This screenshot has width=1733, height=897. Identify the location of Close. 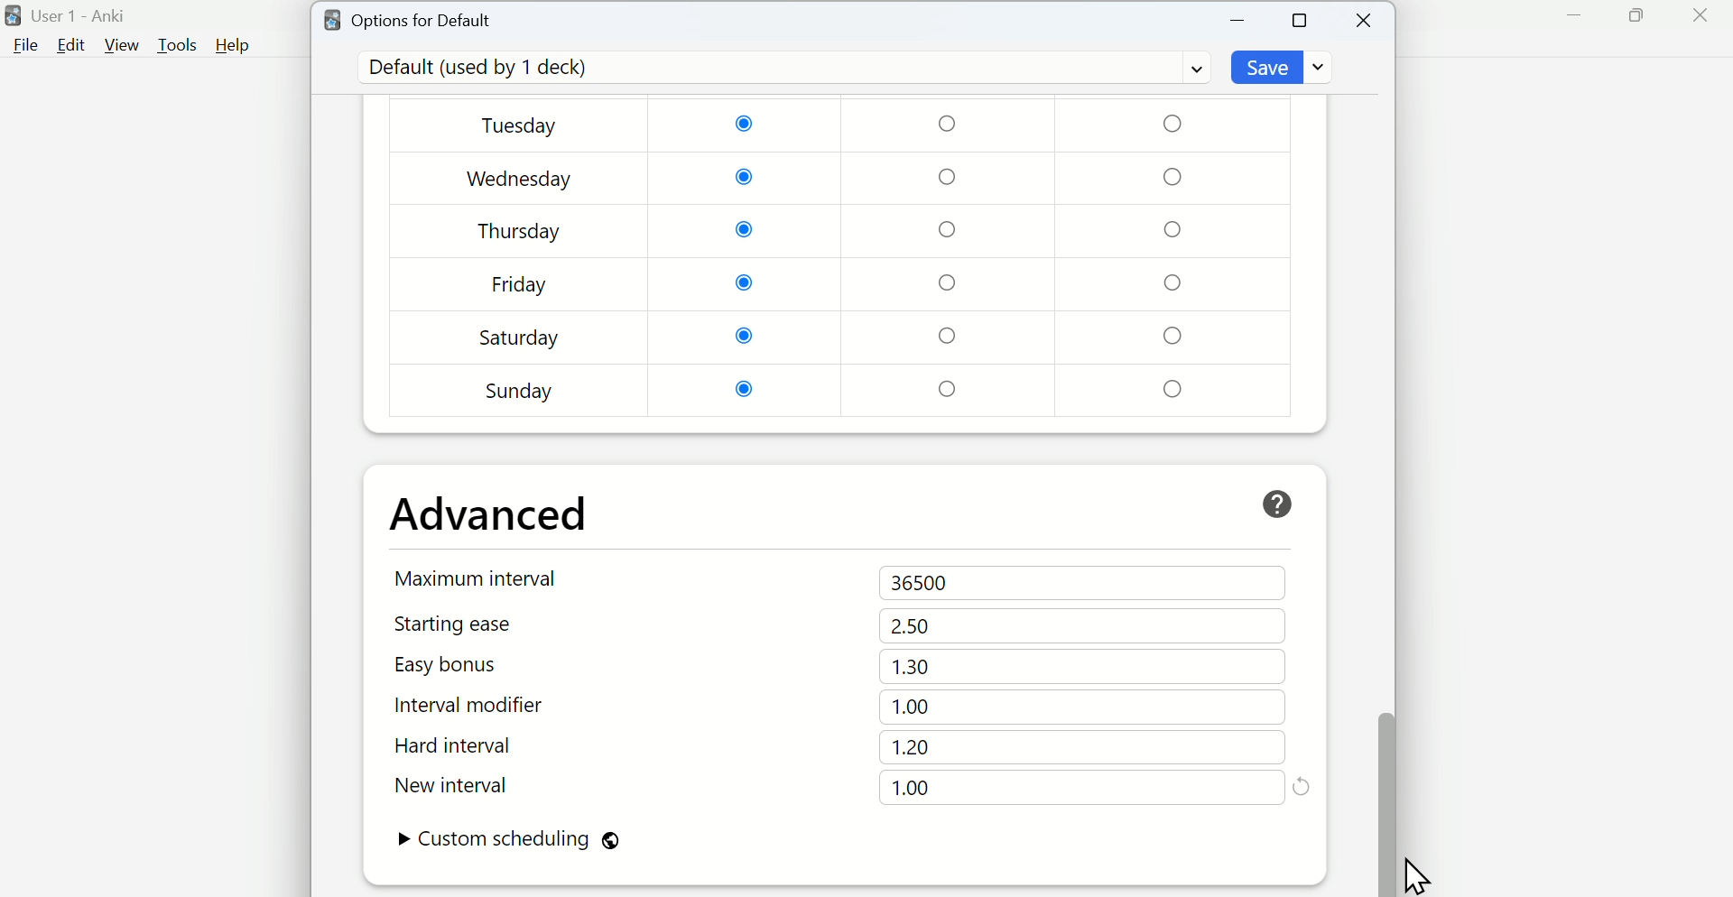
(1366, 21).